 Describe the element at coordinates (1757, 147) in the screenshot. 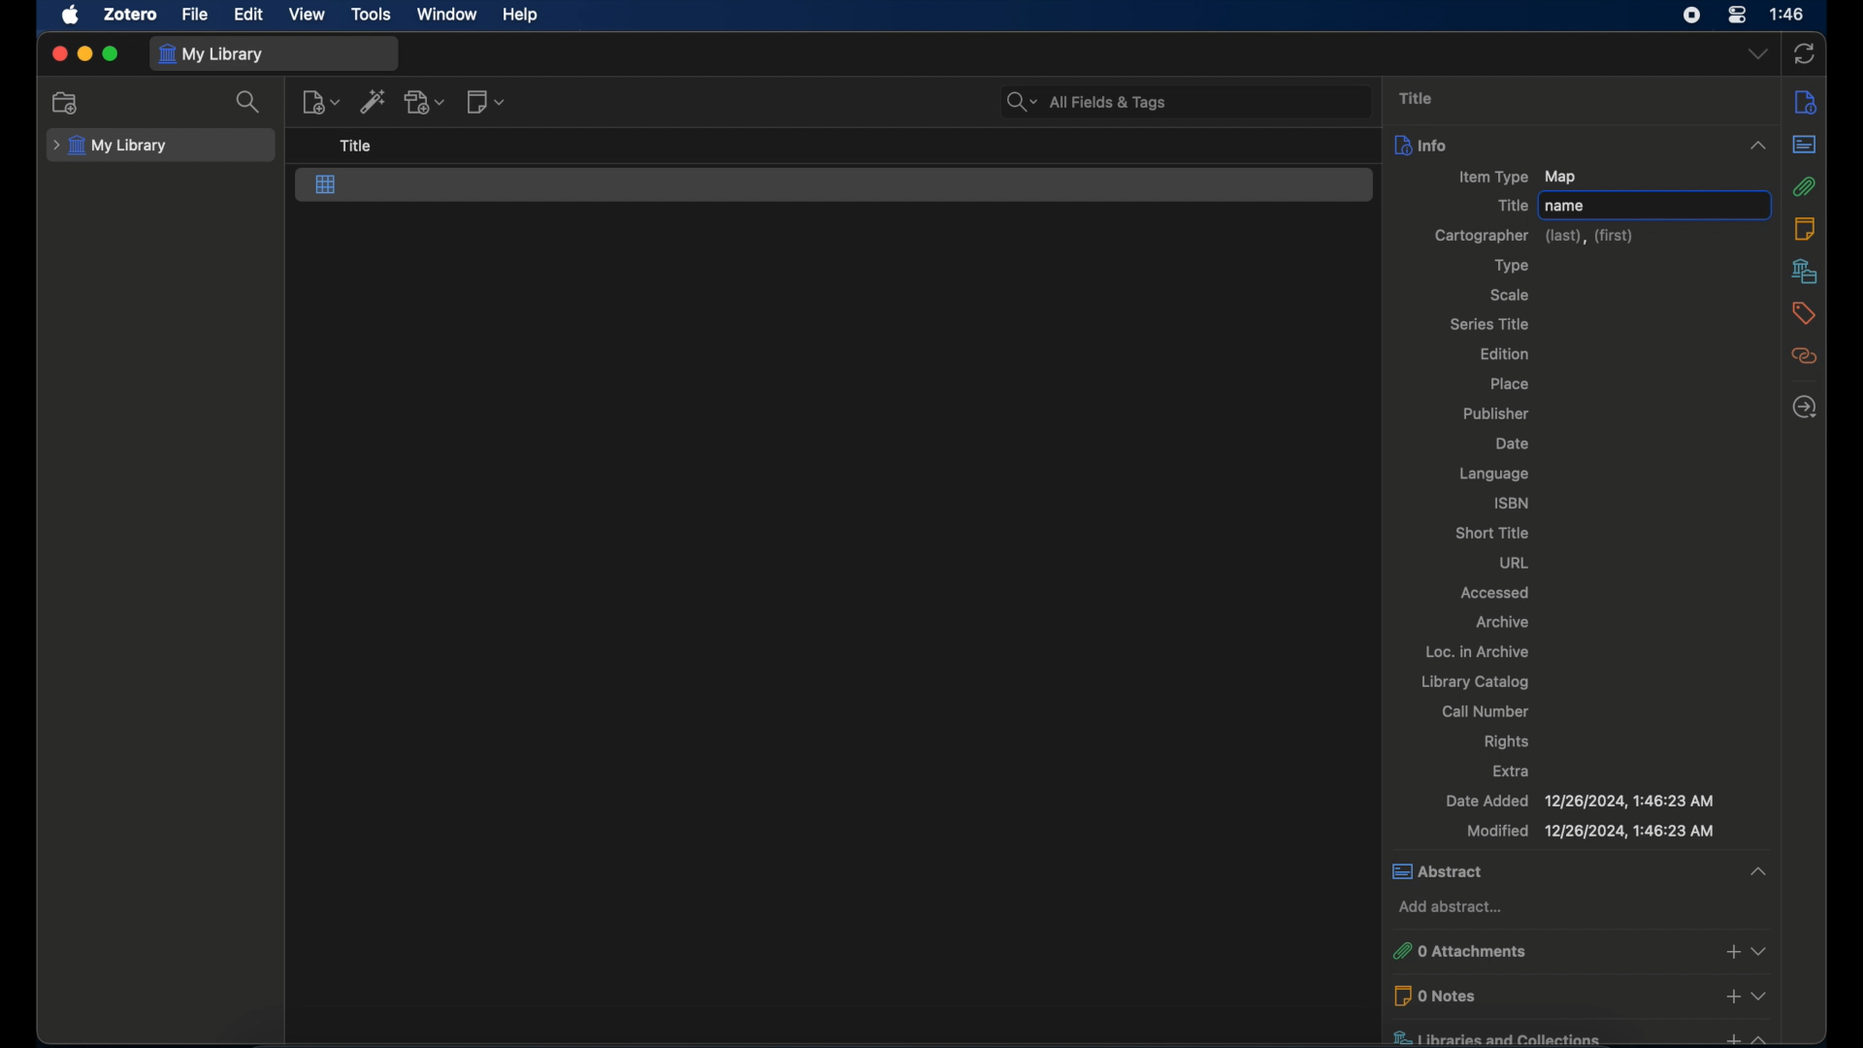

I see `Collapse or expand ` at that location.